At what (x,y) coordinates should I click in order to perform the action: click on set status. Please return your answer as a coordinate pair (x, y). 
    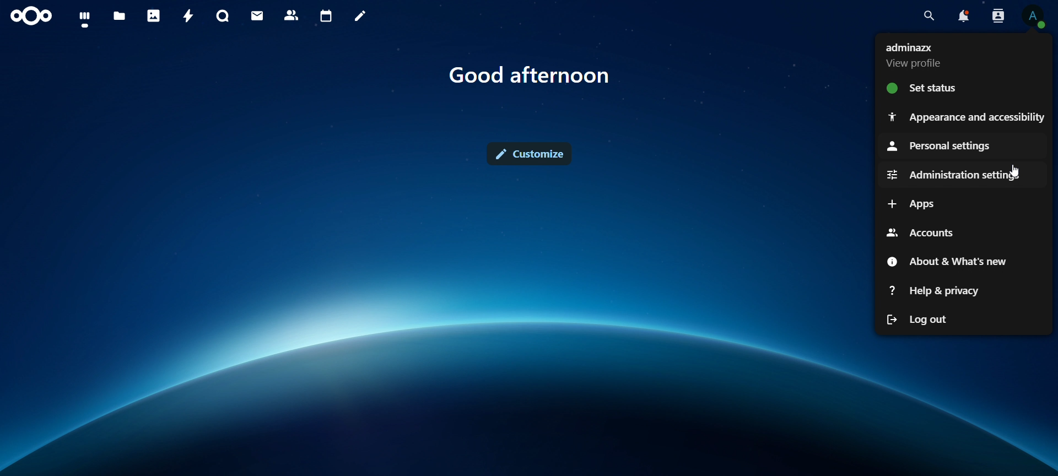
    Looking at the image, I should click on (925, 89).